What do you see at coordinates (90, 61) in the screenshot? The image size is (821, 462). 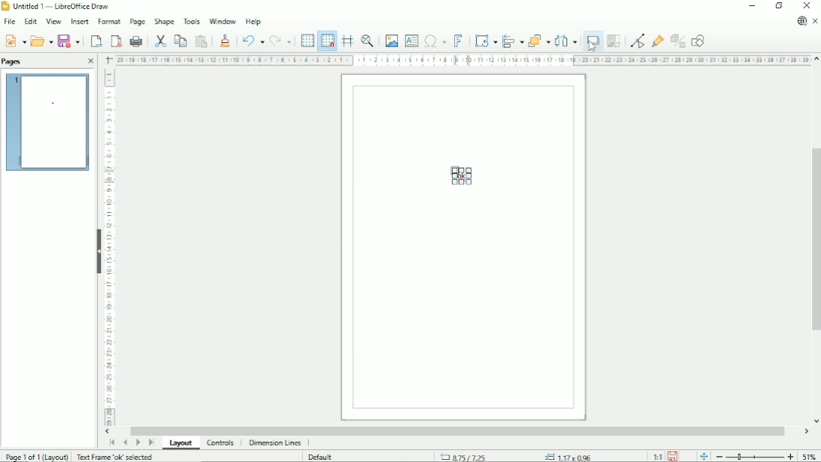 I see `Close` at bounding box center [90, 61].